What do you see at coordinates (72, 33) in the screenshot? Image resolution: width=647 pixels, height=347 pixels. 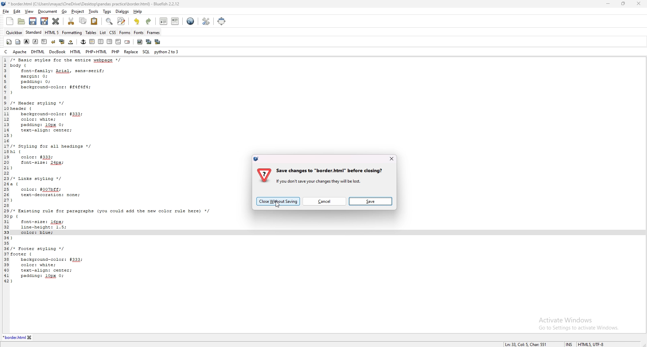 I see `formatting` at bounding box center [72, 33].